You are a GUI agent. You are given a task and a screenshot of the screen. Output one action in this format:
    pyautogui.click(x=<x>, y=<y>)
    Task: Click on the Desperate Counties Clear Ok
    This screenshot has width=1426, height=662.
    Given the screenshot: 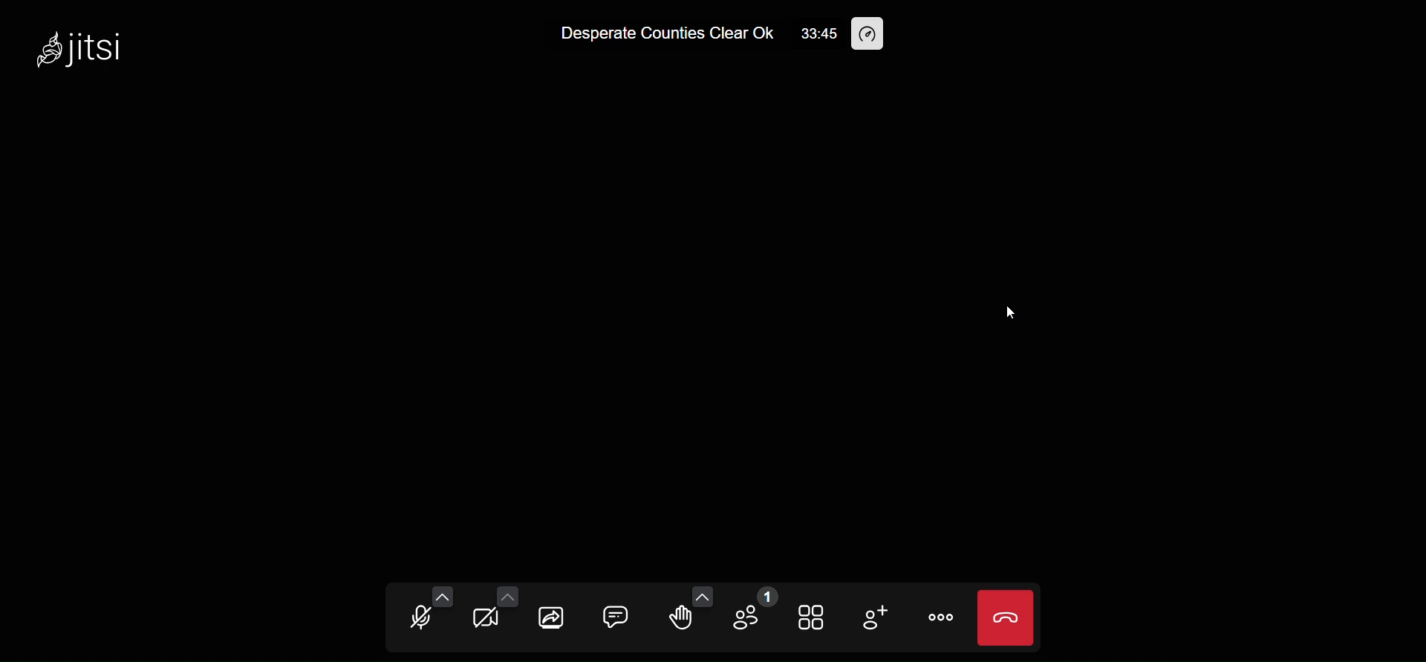 What is the action you would take?
    pyautogui.click(x=660, y=33)
    